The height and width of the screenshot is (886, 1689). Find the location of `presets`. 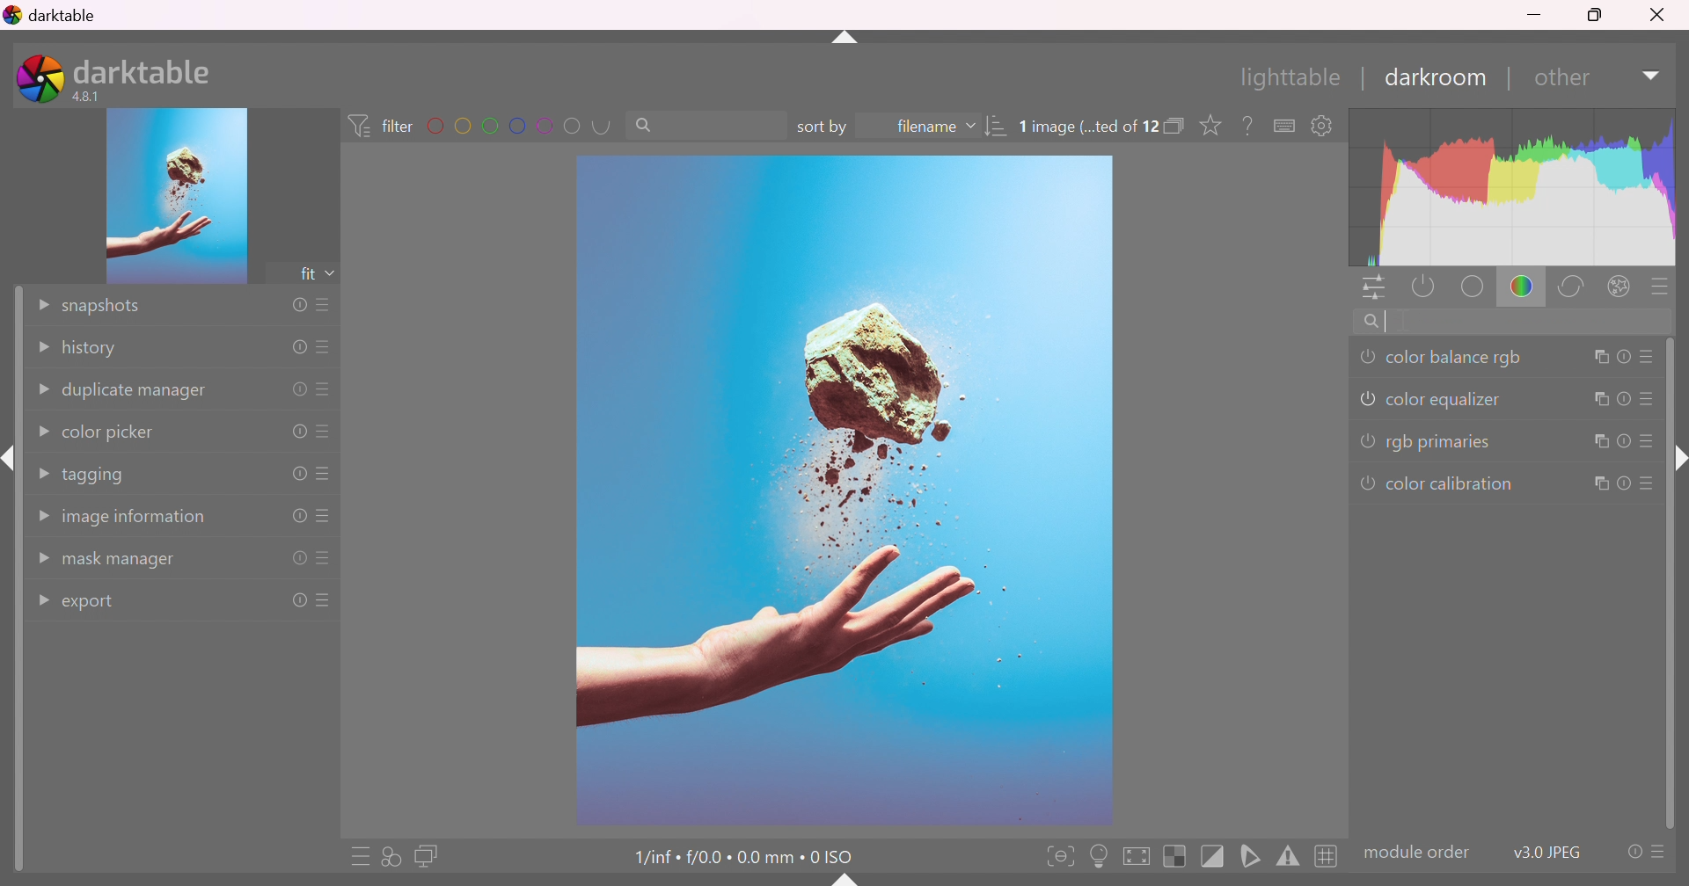

presets is located at coordinates (325, 559).